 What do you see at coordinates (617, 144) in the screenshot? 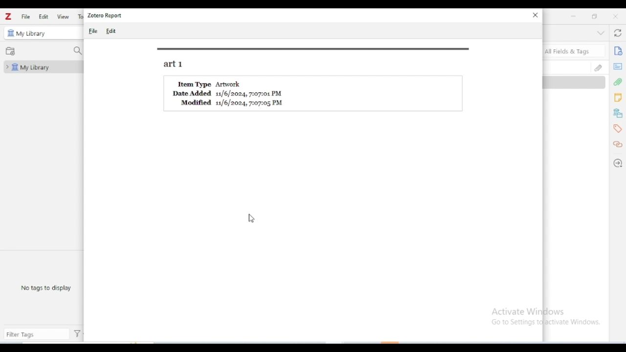
I see `related` at bounding box center [617, 144].